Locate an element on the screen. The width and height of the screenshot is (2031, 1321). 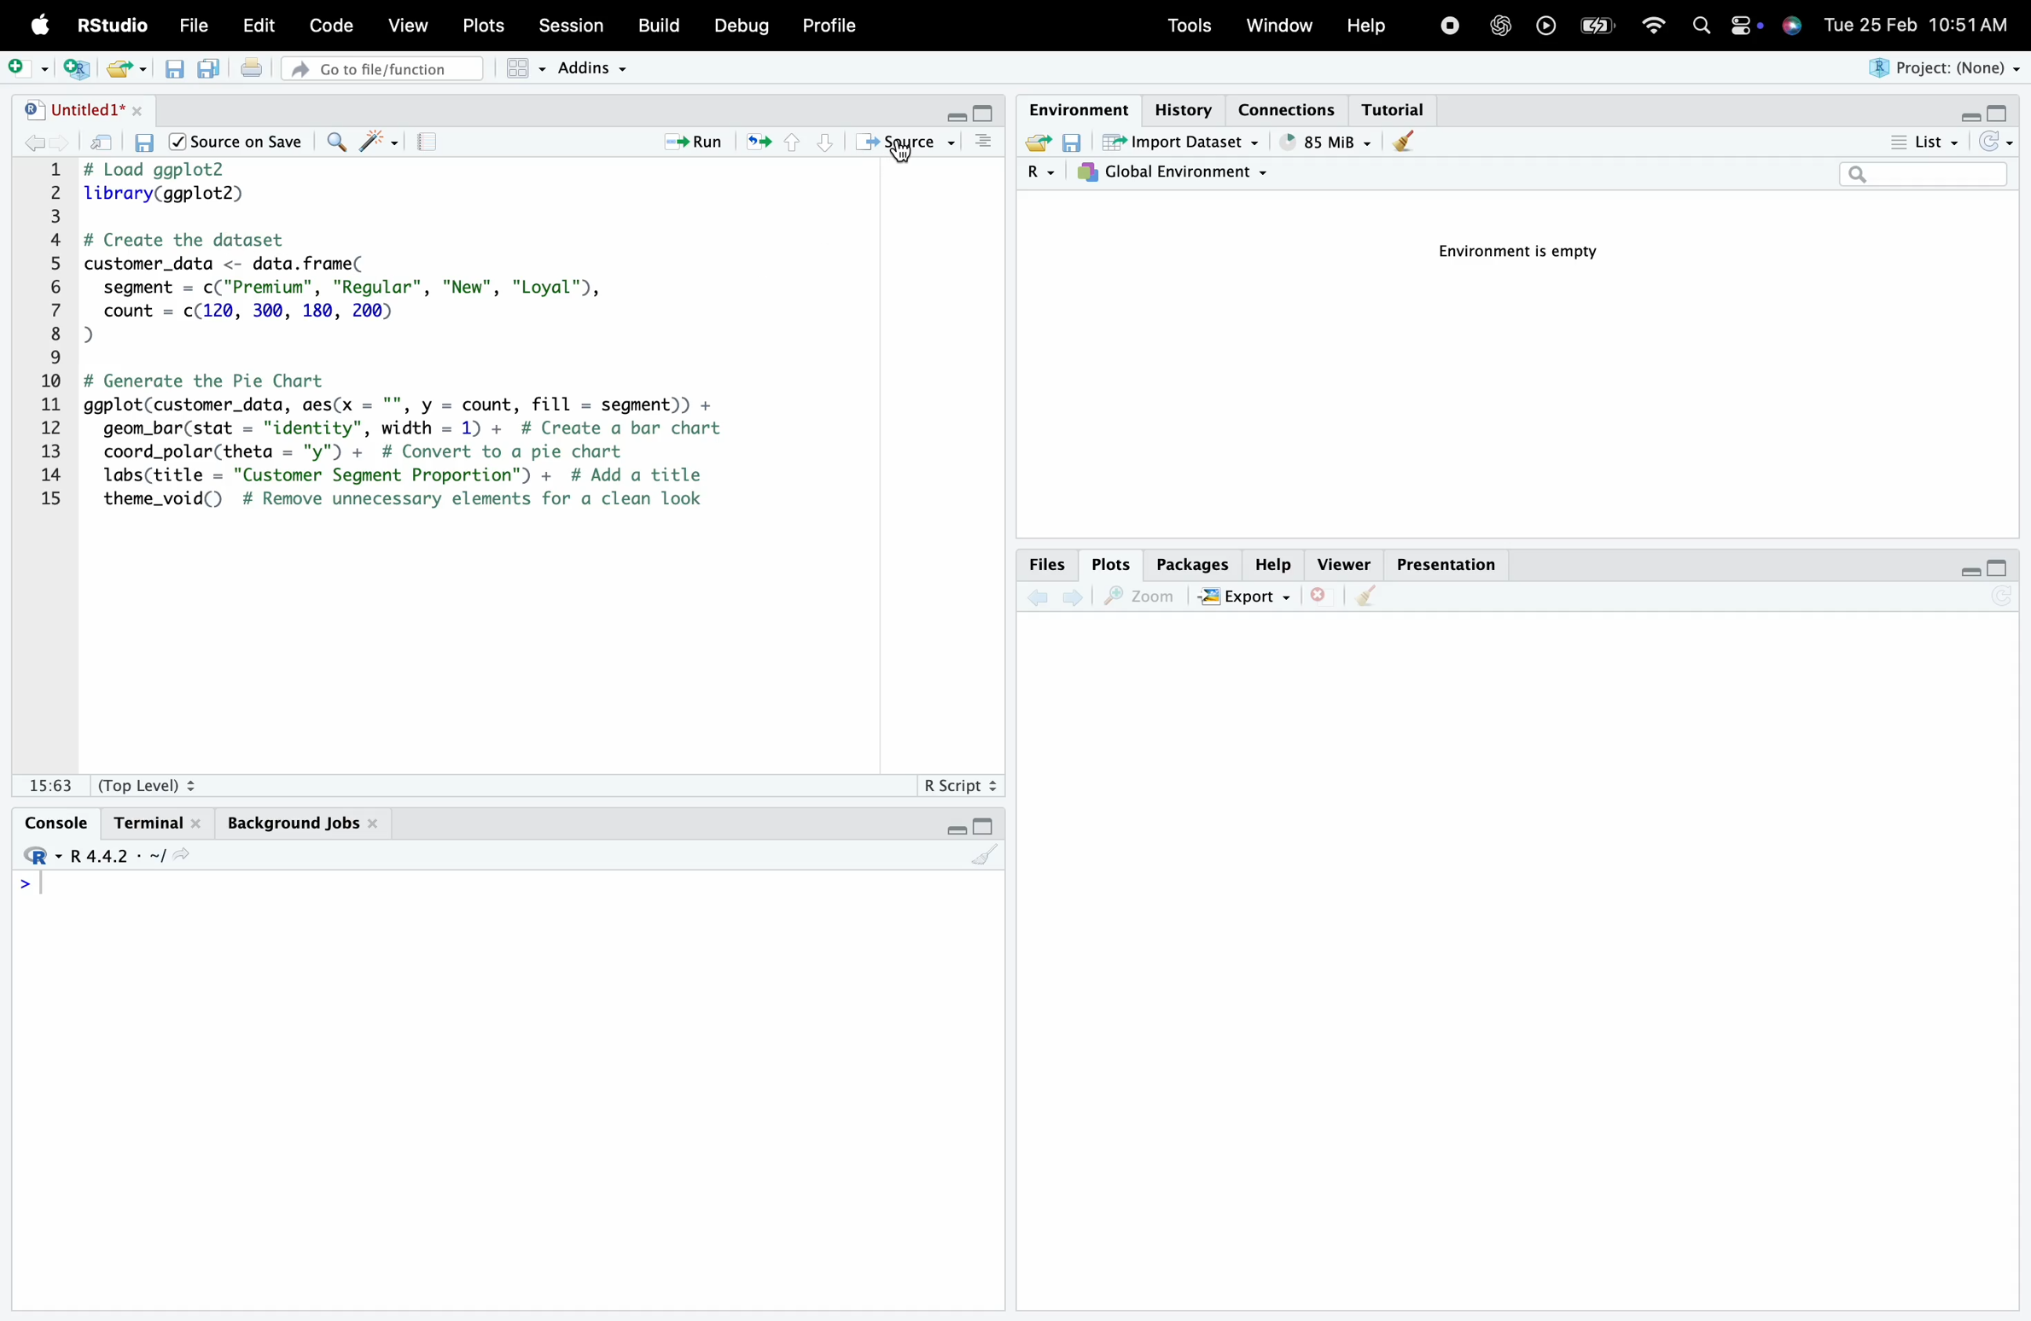
add script is located at coordinates (26, 64).